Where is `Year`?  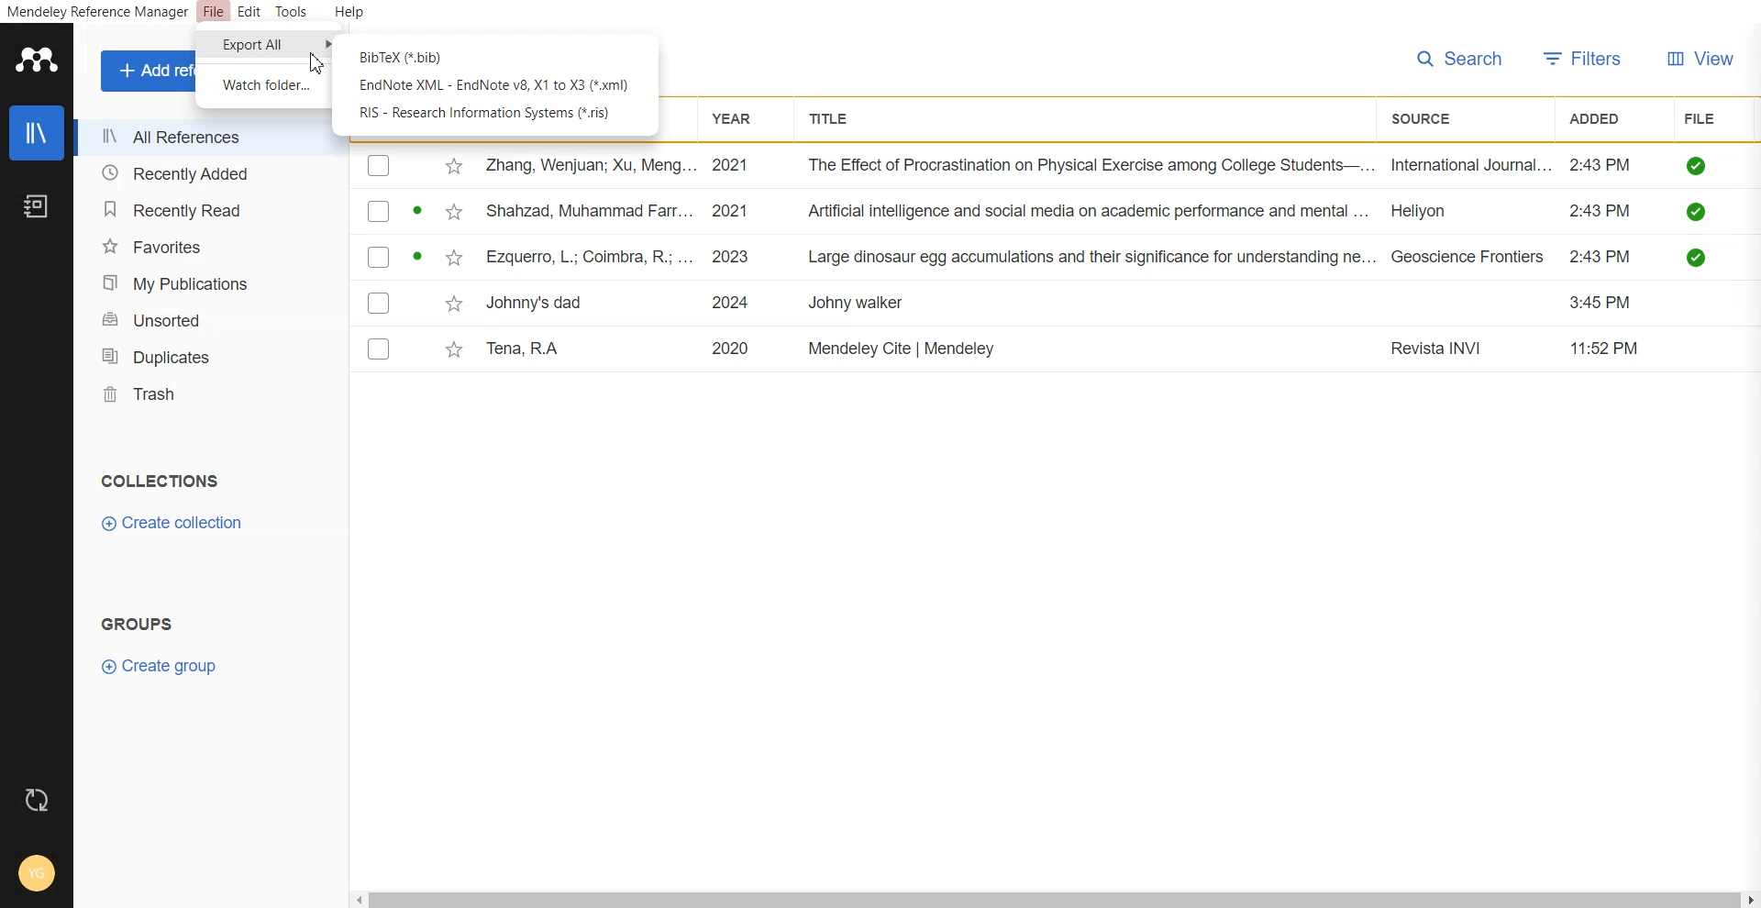
Year is located at coordinates (738, 119).